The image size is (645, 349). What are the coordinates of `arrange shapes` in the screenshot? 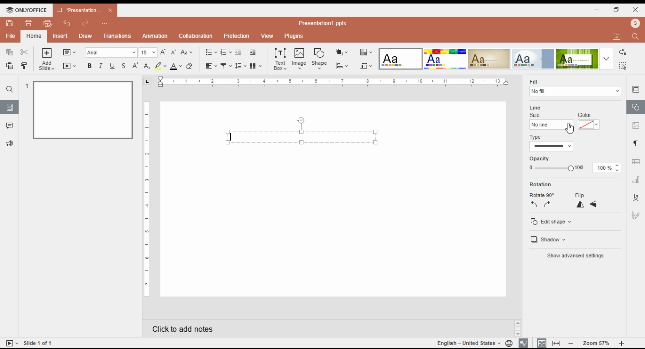 It's located at (342, 52).